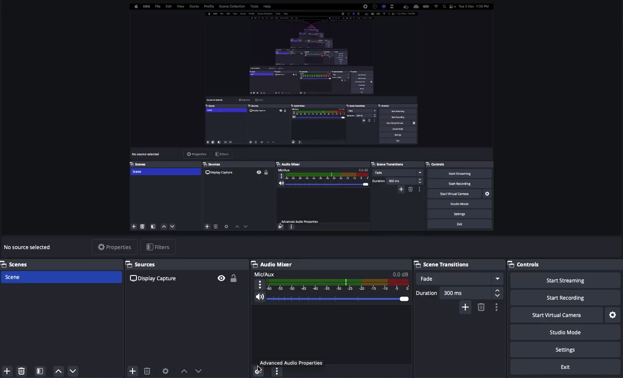 Image resolution: width=623 pixels, height=378 pixels. Describe the element at coordinates (524, 264) in the screenshot. I see `Controls` at that location.